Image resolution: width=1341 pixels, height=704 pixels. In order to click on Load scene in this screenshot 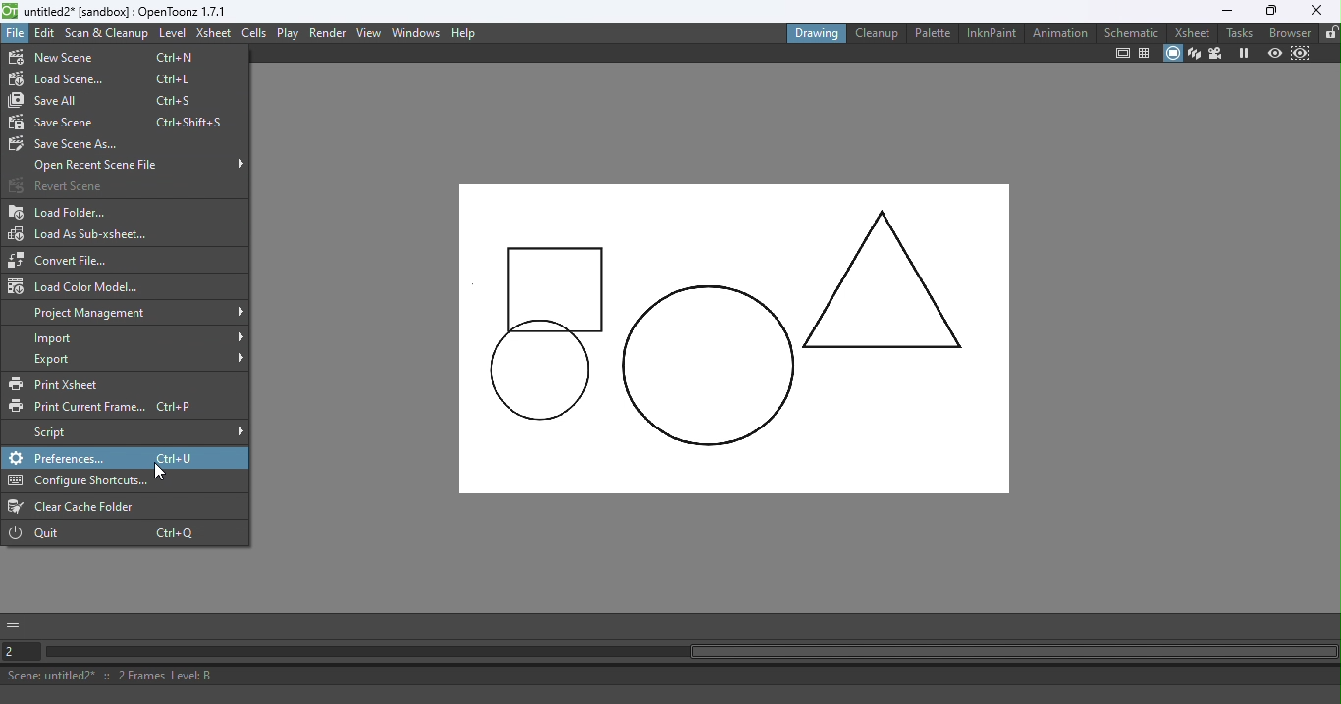, I will do `click(103, 78)`.